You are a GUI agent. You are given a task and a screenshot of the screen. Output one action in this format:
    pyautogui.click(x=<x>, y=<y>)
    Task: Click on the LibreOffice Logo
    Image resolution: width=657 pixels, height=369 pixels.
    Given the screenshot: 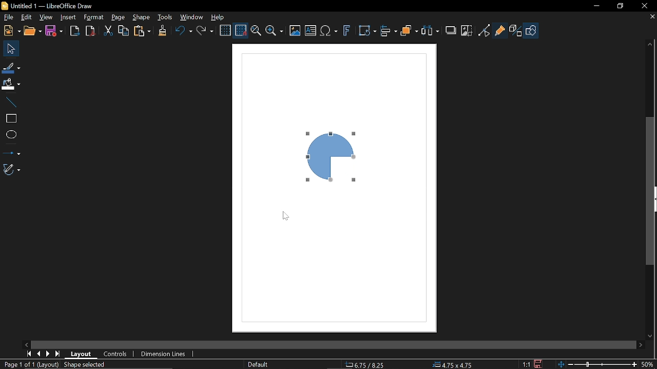 What is the action you would take?
    pyautogui.click(x=5, y=6)
    